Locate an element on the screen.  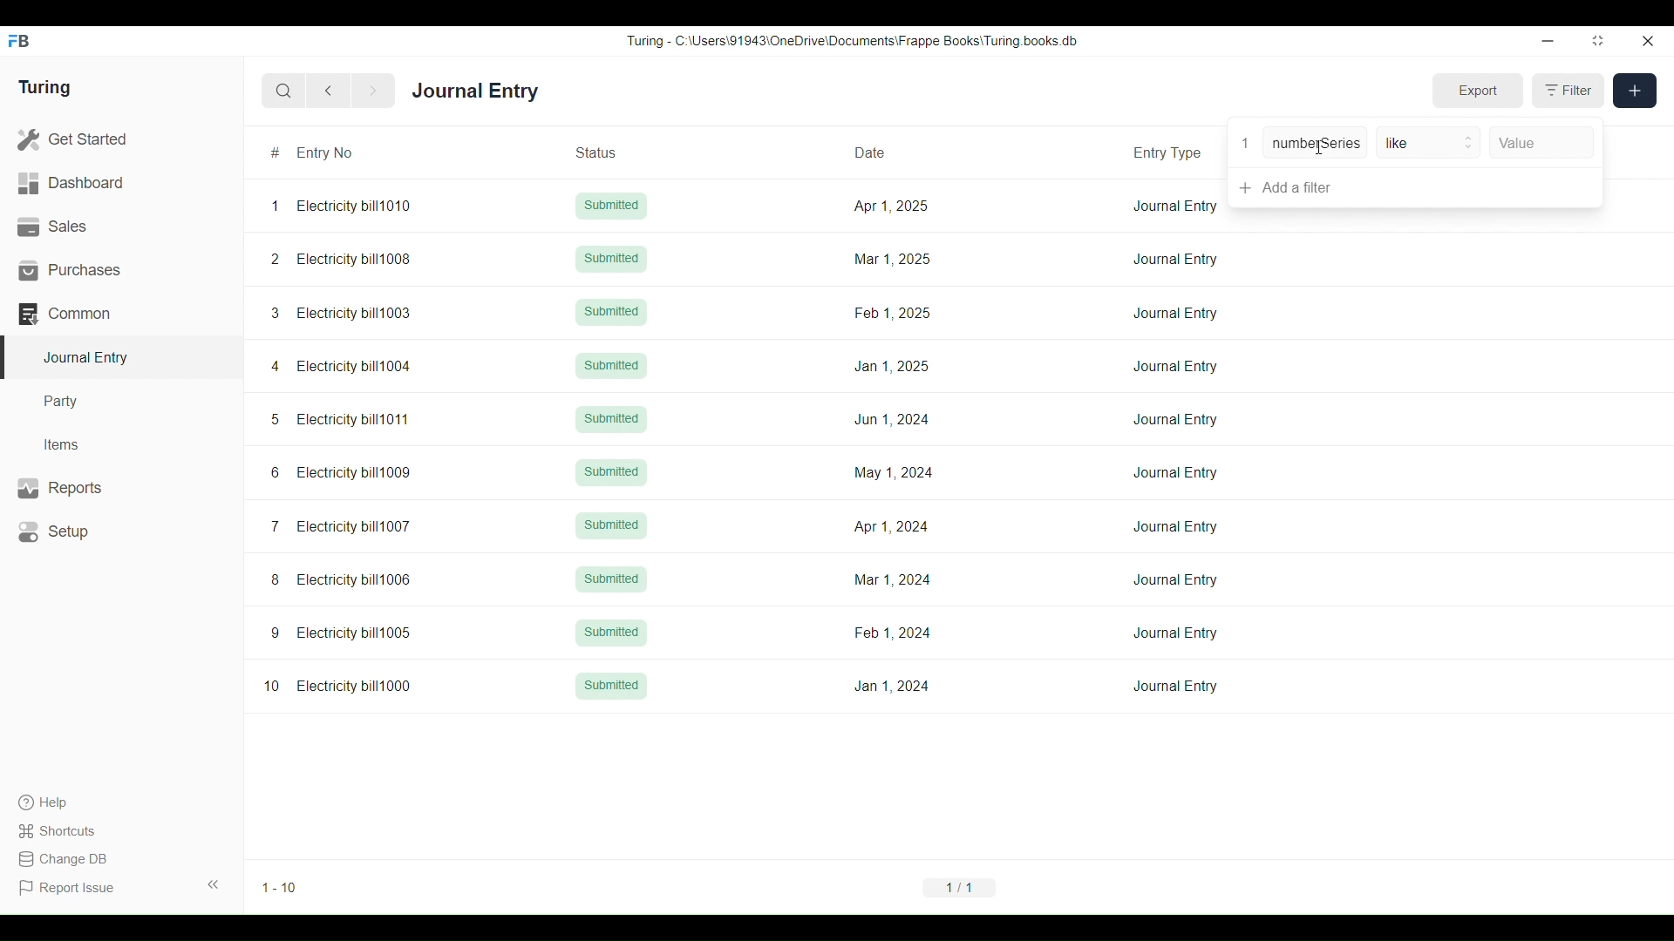
Submitted is located at coordinates (610, 366).